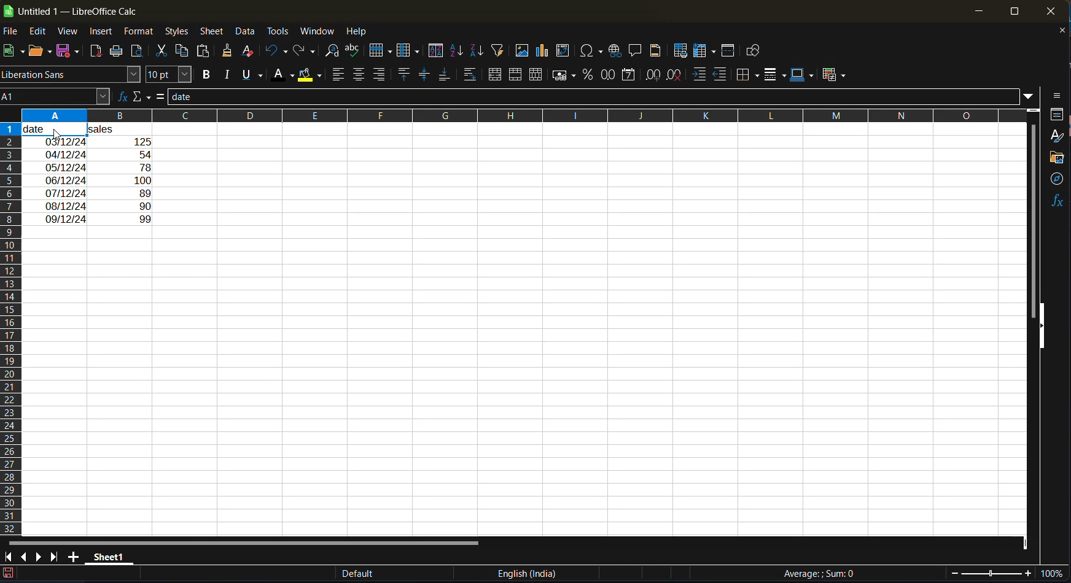  Describe the element at coordinates (241, 541) in the screenshot. I see `horizontal scroll bar` at that location.